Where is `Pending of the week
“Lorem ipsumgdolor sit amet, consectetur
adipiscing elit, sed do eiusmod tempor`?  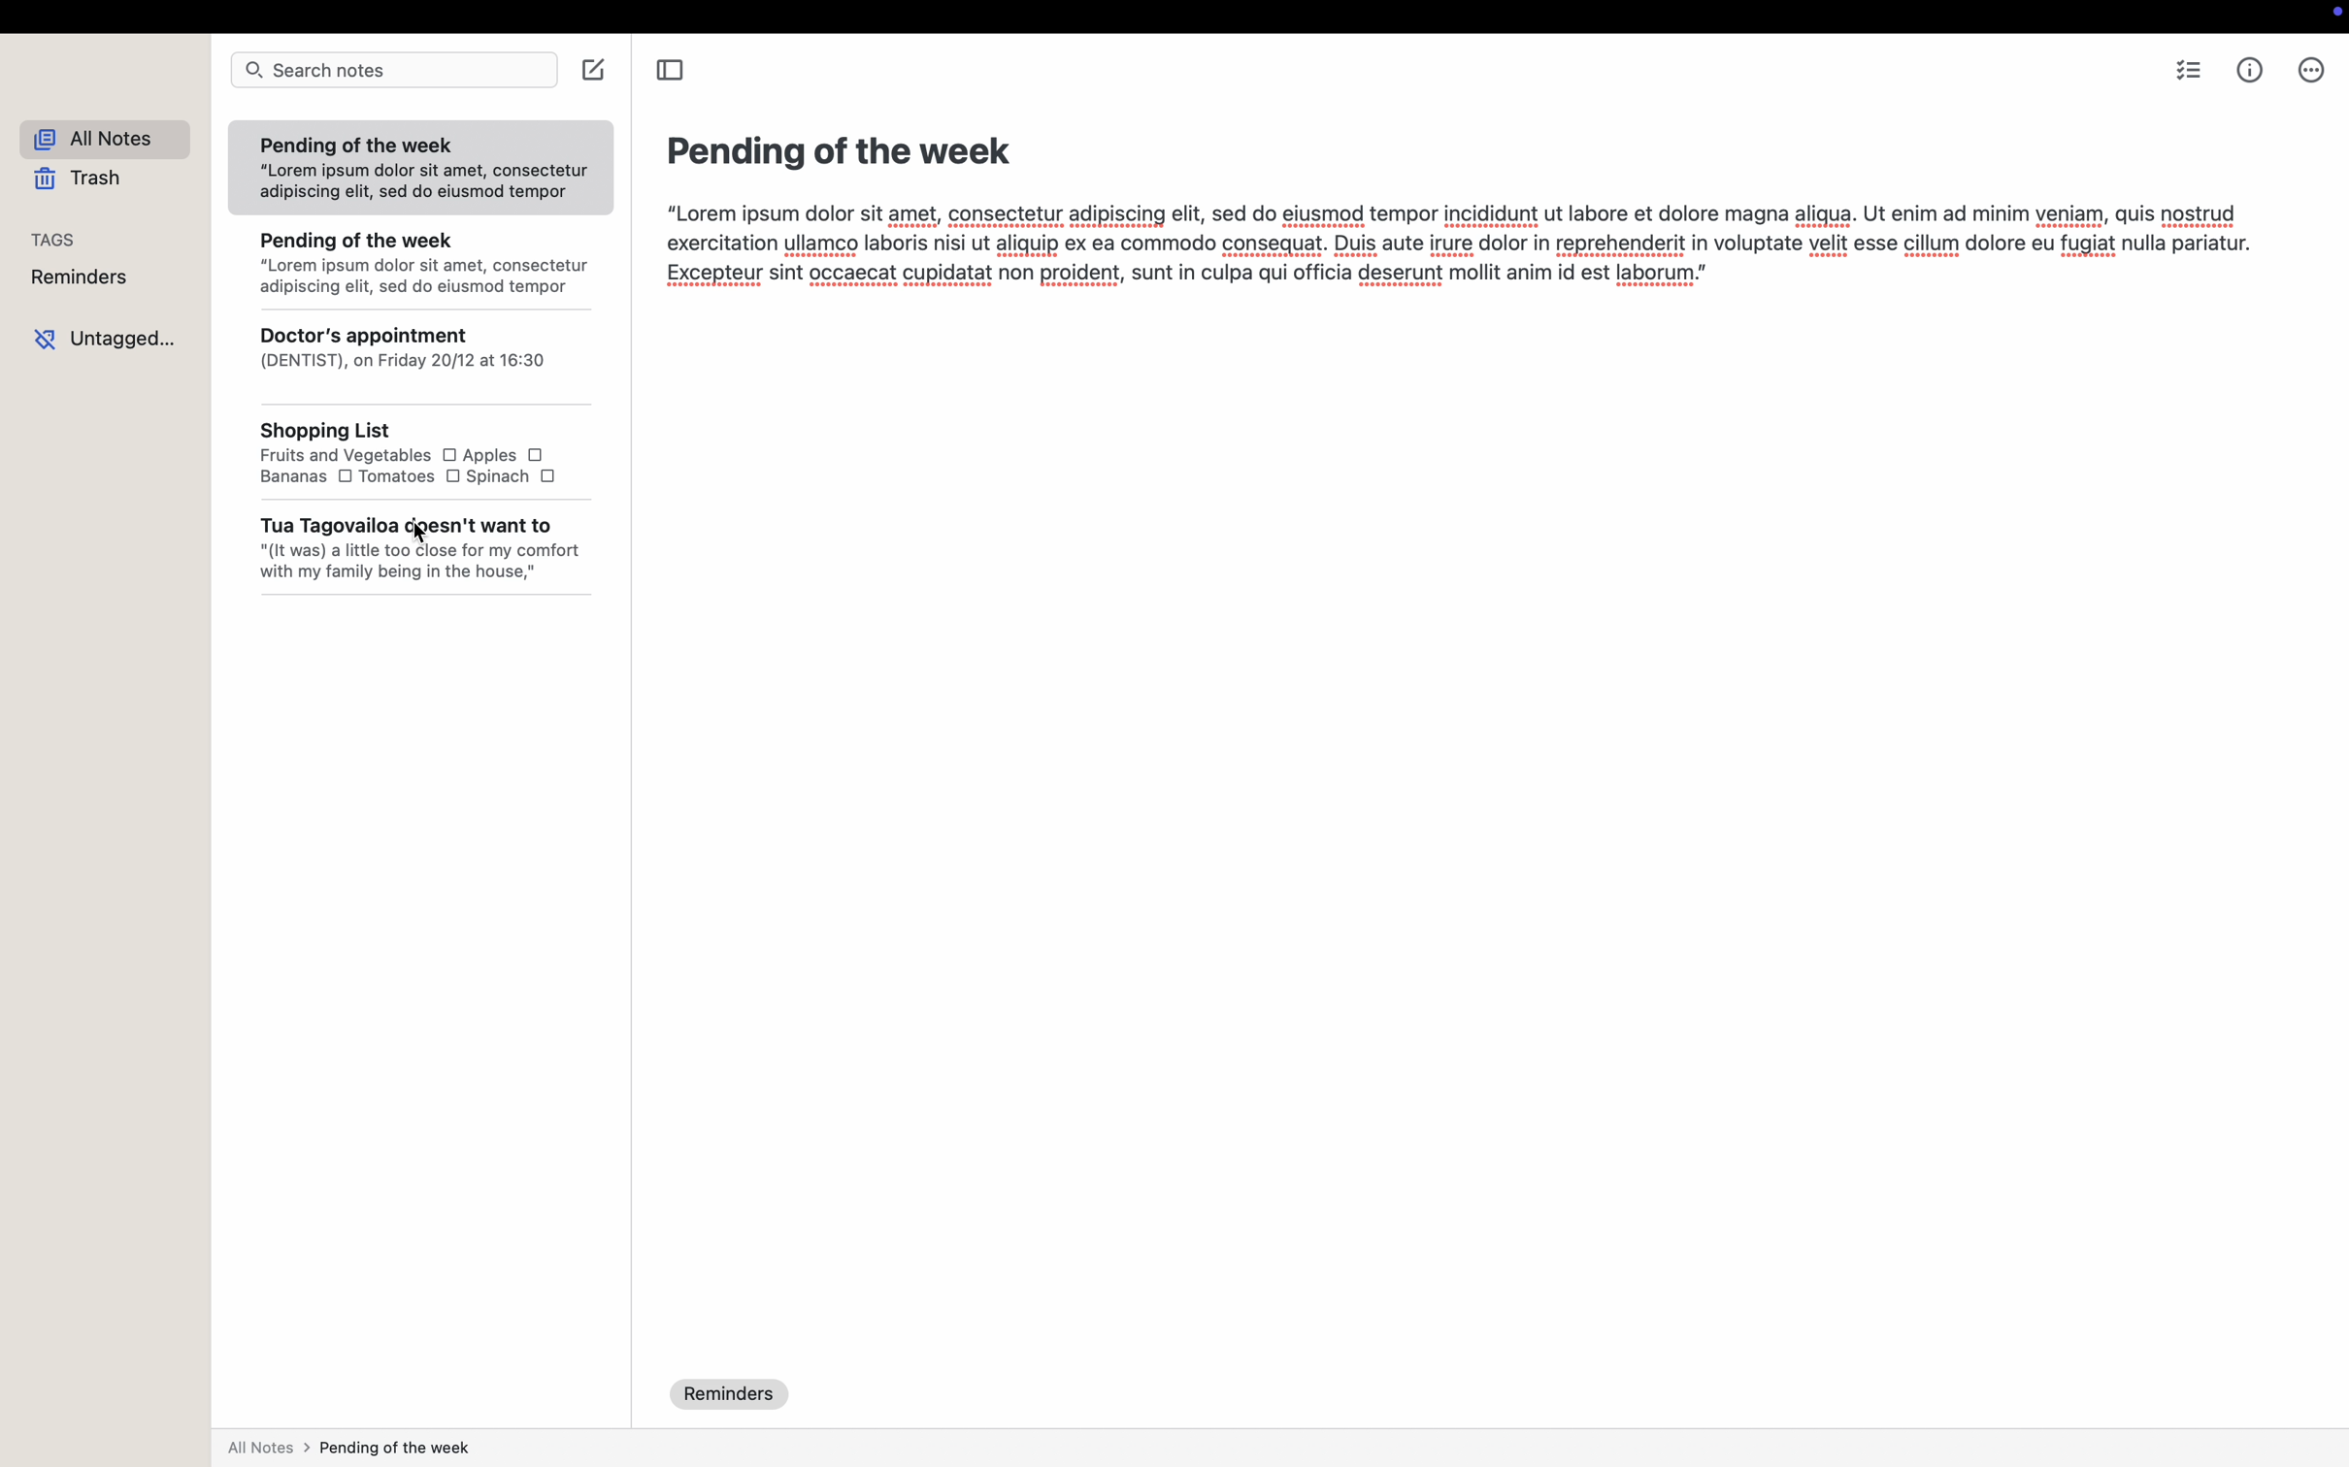
Pending of the week
“Lorem ipsumgdolor sit amet, consectetur
adipiscing elit, sed do eiusmod tempor is located at coordinates (421, 169).